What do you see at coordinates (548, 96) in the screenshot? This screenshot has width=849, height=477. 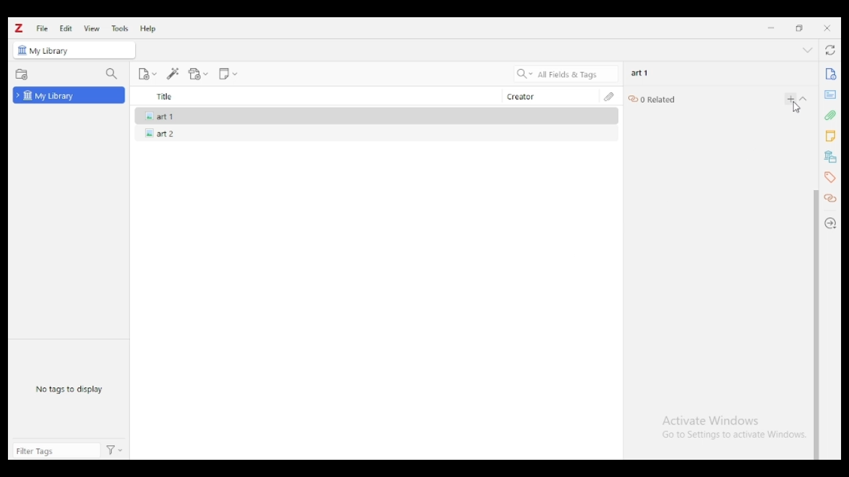 I see `creator` at bounding box center [548, 96].